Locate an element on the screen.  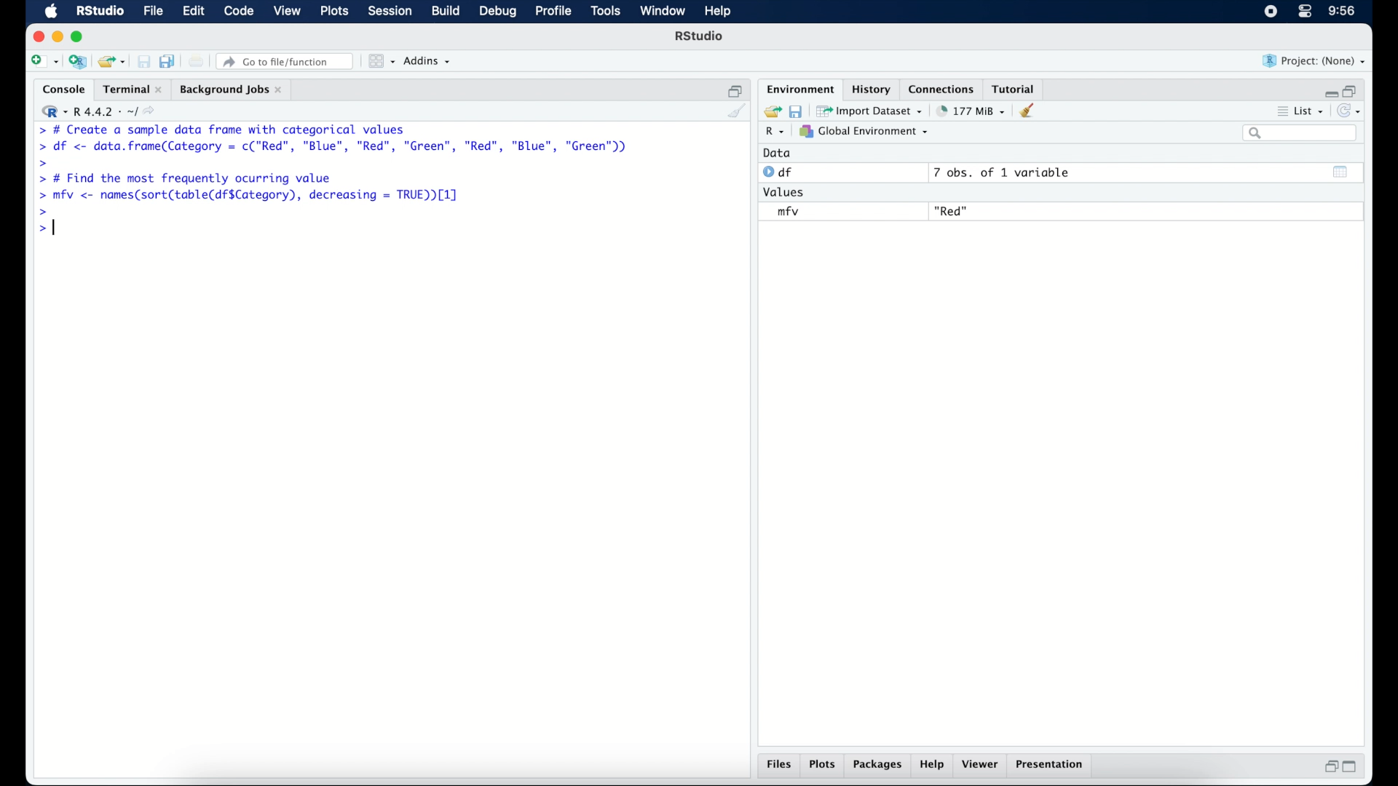
data is located at coordinates (781, 153).